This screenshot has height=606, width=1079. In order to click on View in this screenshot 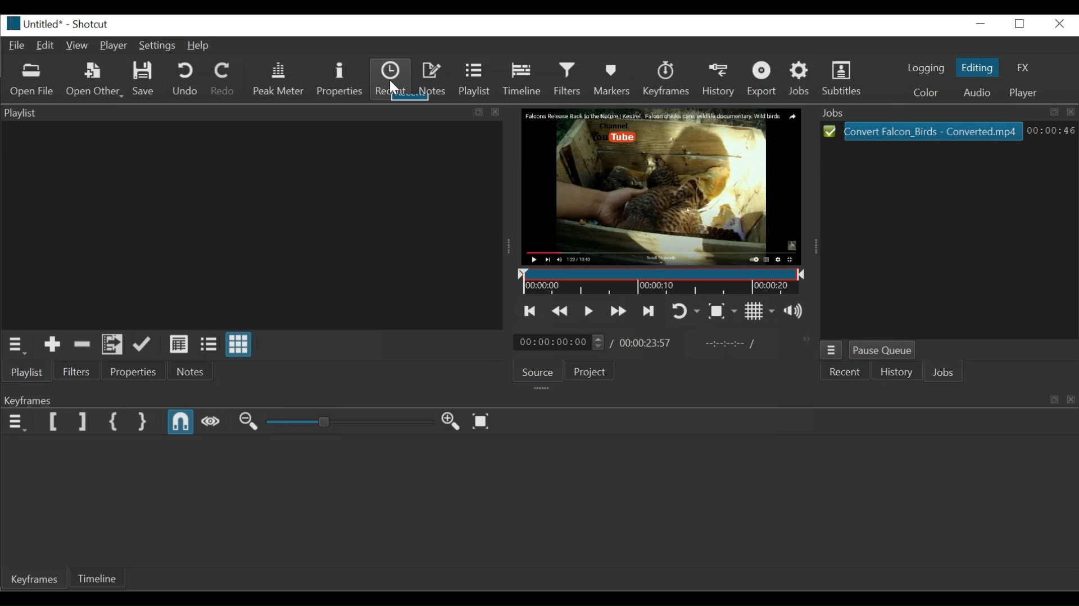, I will do `click(76, 45)`.